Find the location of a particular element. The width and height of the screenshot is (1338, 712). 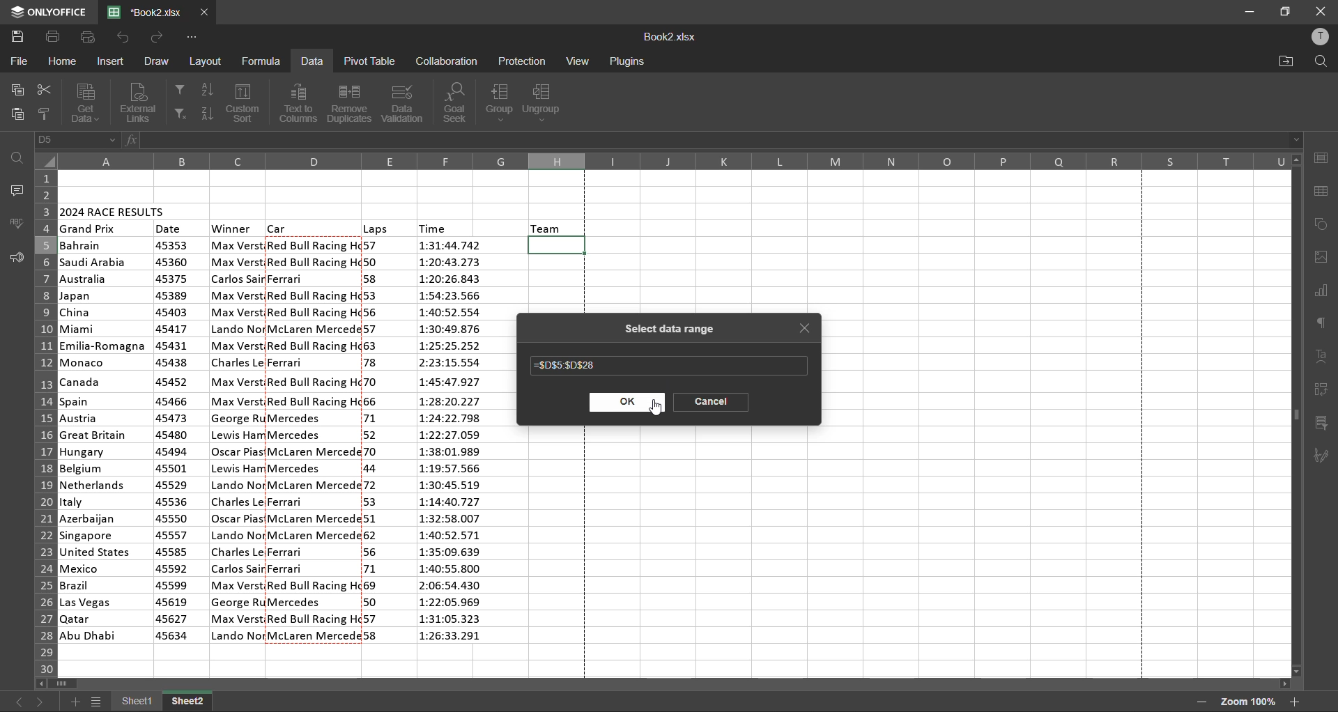

quick print is located at coordinates (86, 37).